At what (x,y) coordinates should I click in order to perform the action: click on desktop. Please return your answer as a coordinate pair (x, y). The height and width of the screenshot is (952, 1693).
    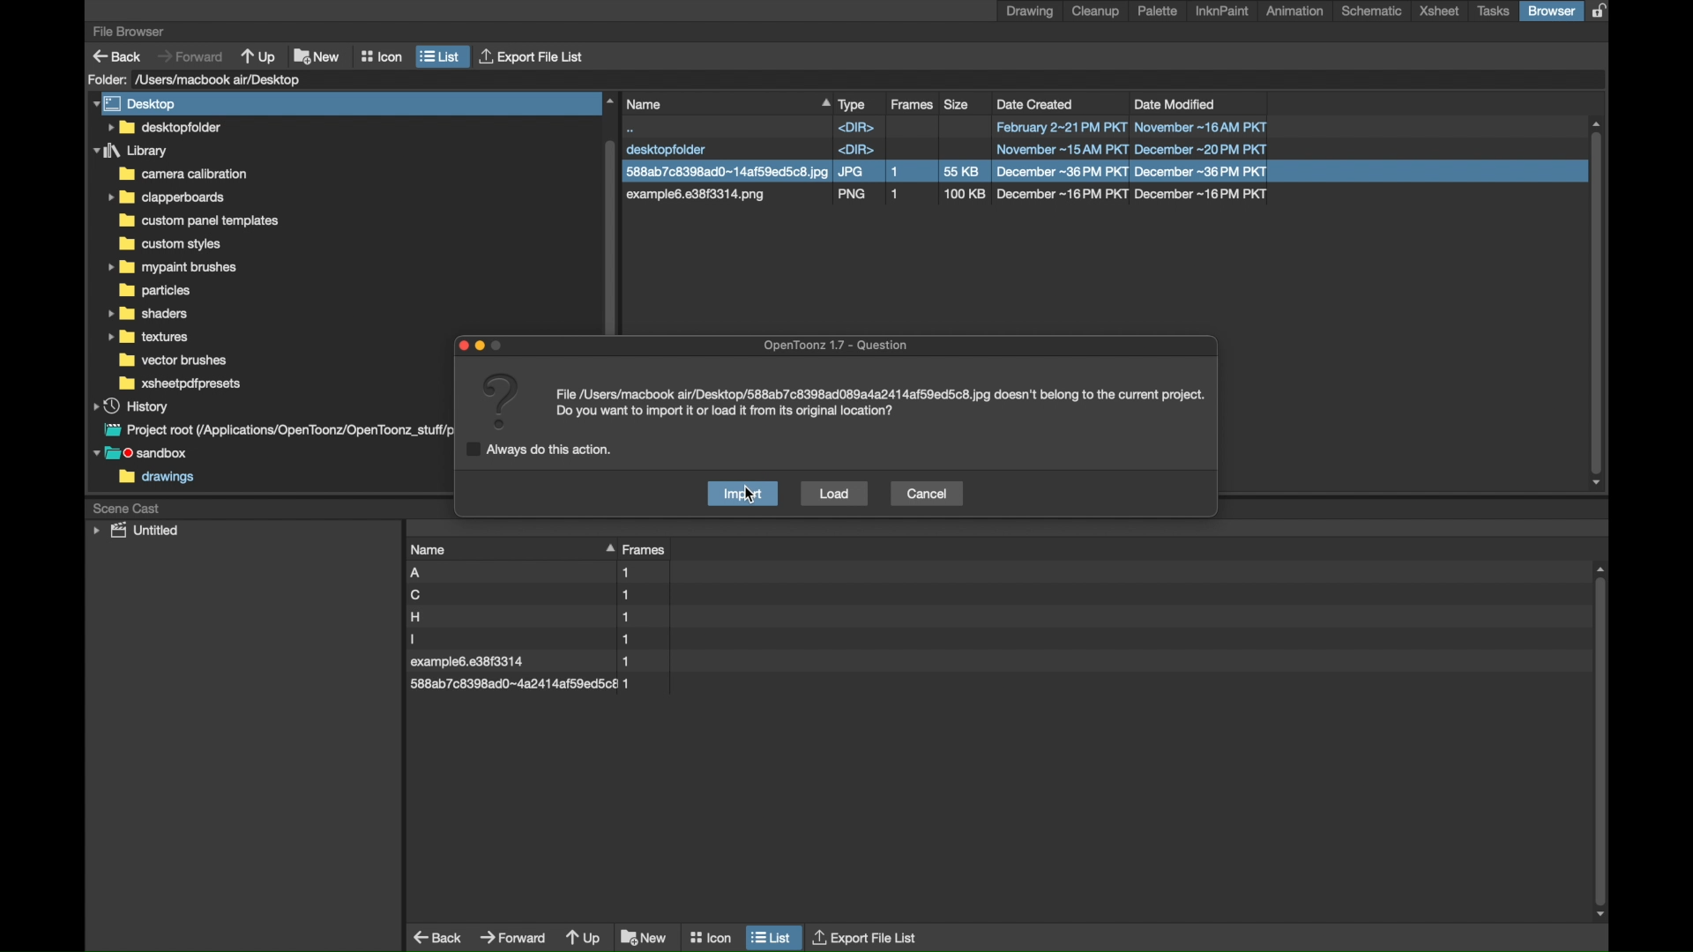
    Looking at the image, I should click on (138, 103).